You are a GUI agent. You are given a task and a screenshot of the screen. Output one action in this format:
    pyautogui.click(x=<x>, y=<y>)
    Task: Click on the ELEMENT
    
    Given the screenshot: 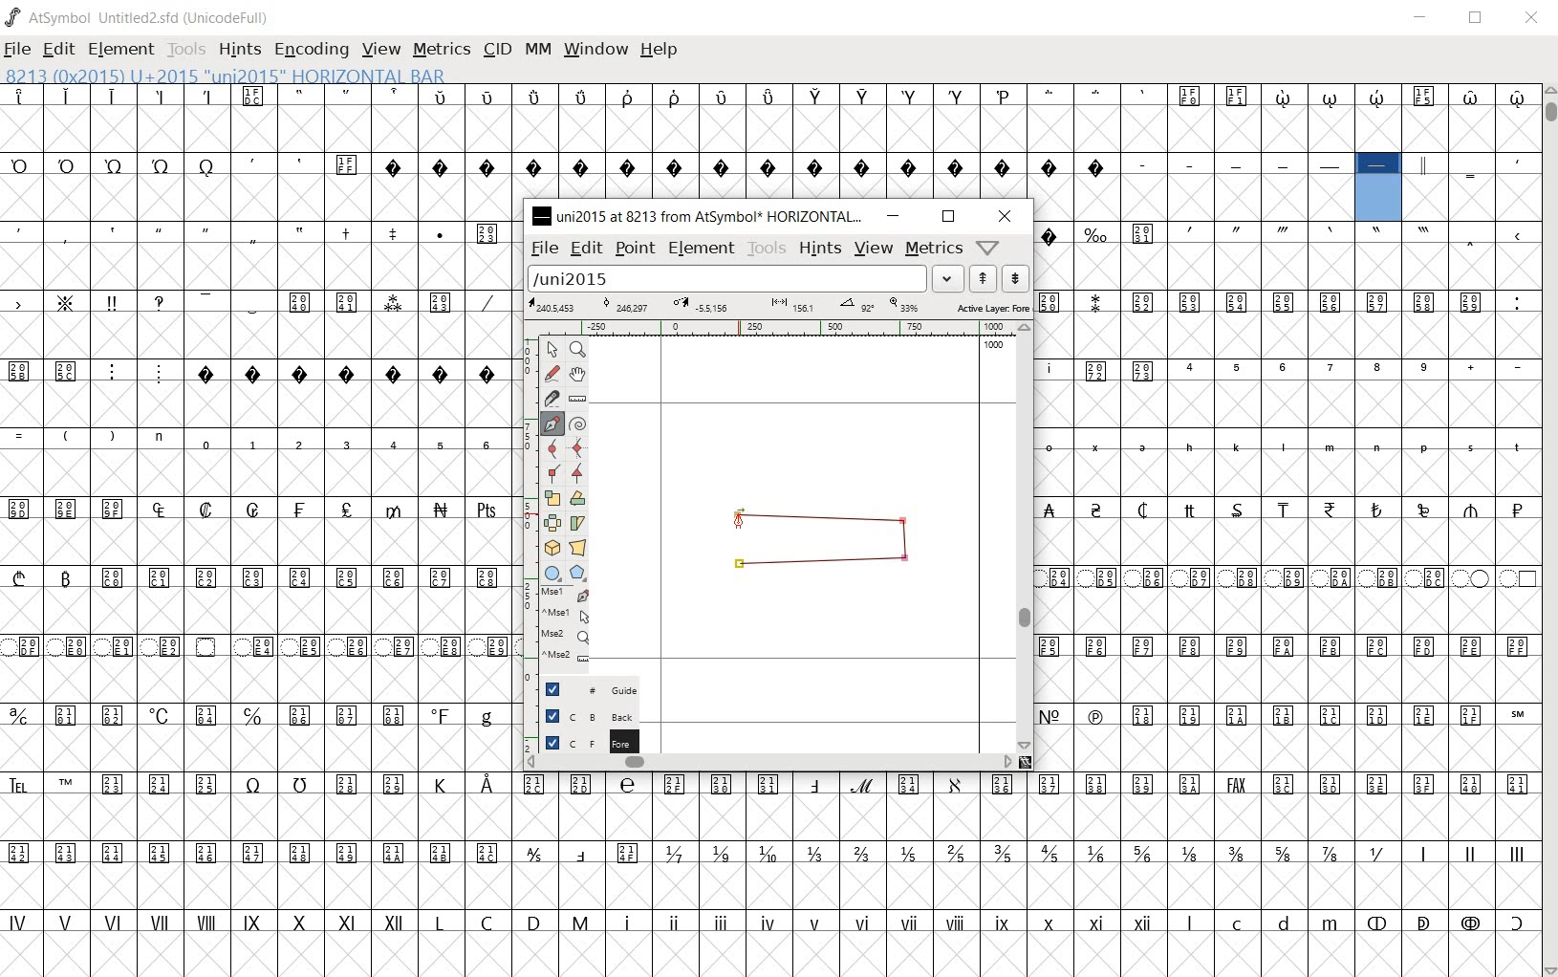 What is the action you would take?
    pyautogui.click(x=122, y=49)
    